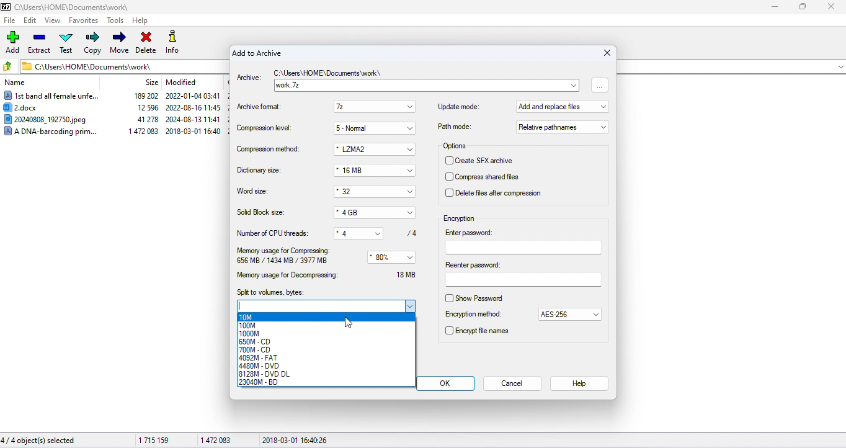 This screenshot has height=448, width=846. What do you see at coordinates (247, 325) in the screenshot?
I see `100M` at bounding box center [247, 325].